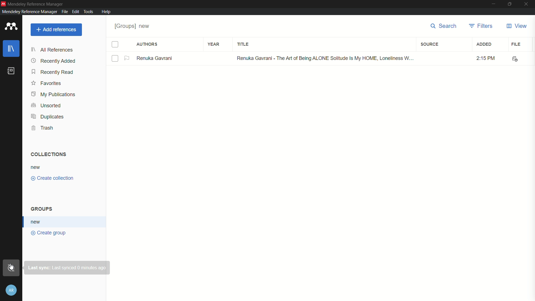 This screenshot has height=301, width=535. What do you see at coordinates (155, 58) in the screenshot?
I see `Renuka Gavrani` at bounding box center [155, 58].